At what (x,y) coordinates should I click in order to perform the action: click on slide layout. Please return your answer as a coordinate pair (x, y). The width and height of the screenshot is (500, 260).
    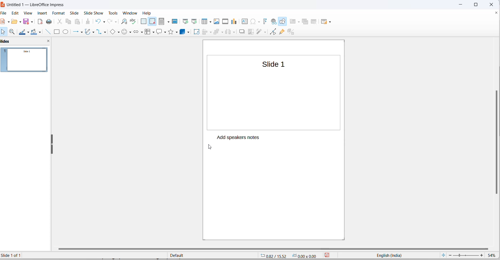
    Looking at the image, I should click on (325, 21).